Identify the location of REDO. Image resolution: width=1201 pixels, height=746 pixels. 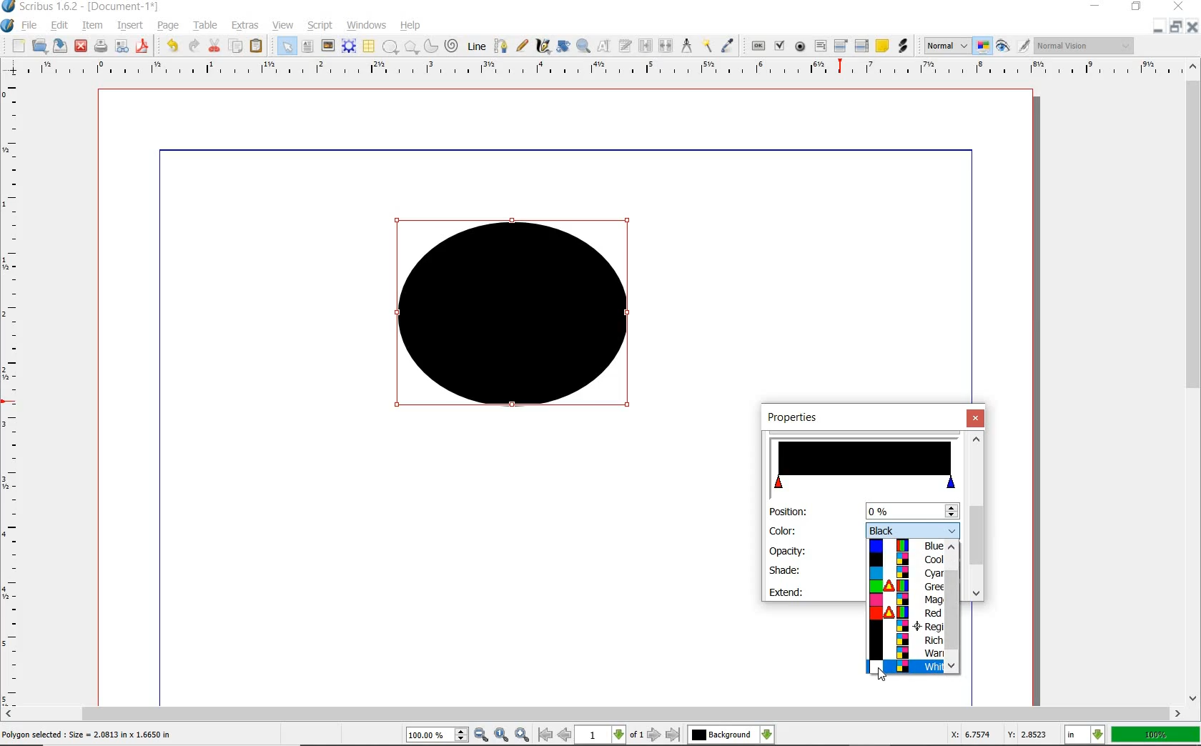
(194, 44).